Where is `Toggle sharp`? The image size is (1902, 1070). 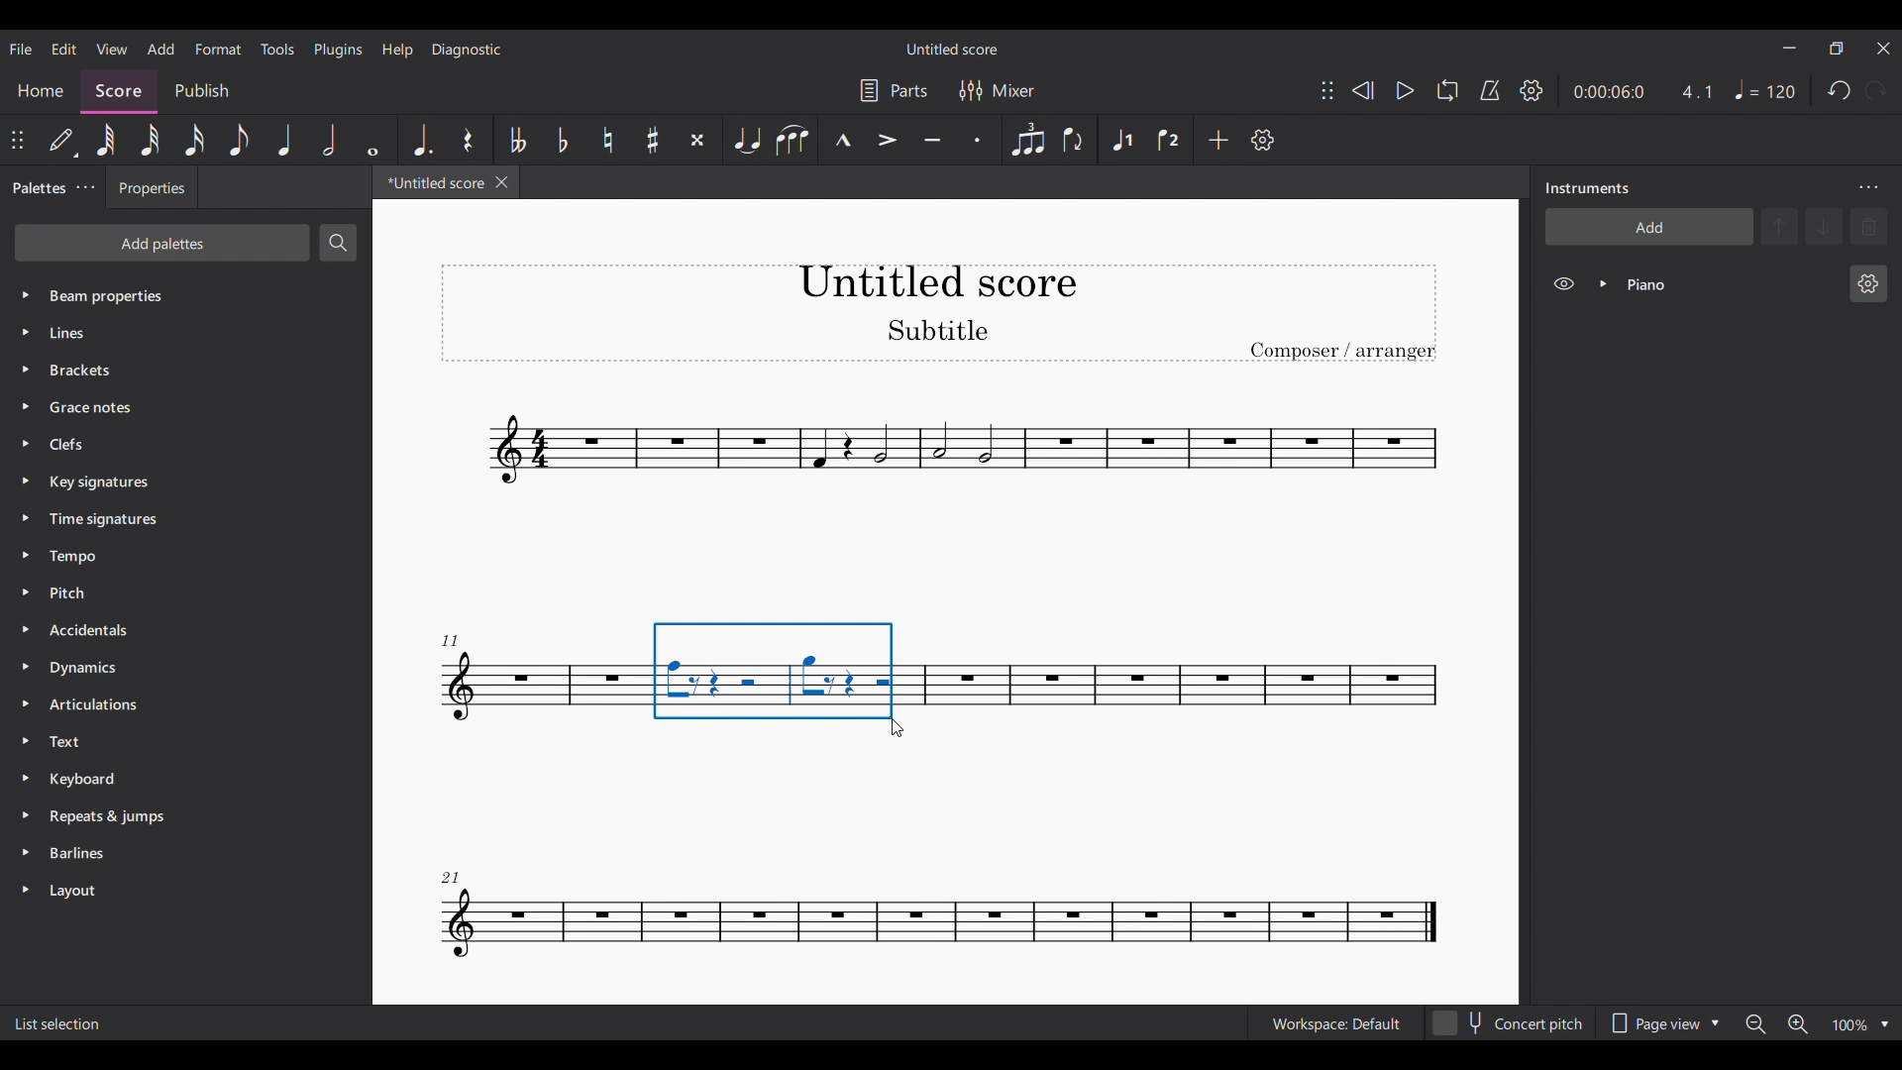 Toggle sharp is located at coordinates (653, 140).